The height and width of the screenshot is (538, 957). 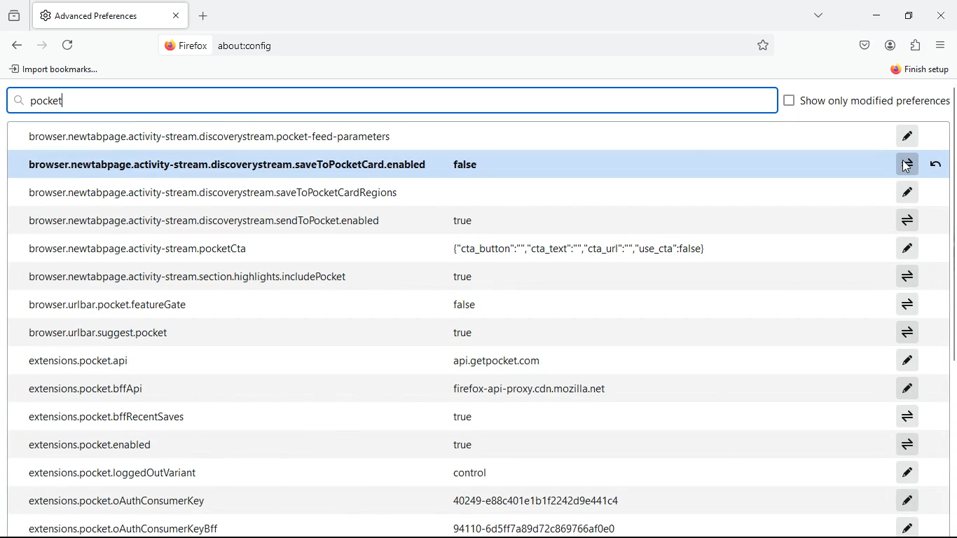 I want to click on more, so click(x=816, y=15).